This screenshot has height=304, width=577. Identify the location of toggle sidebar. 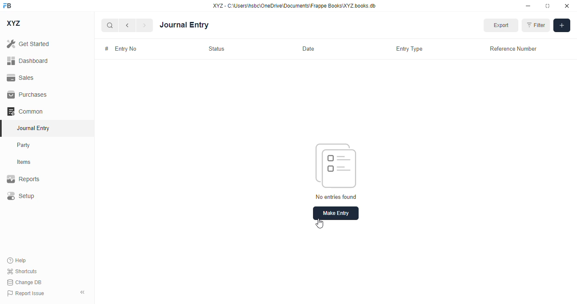
(83, 292).